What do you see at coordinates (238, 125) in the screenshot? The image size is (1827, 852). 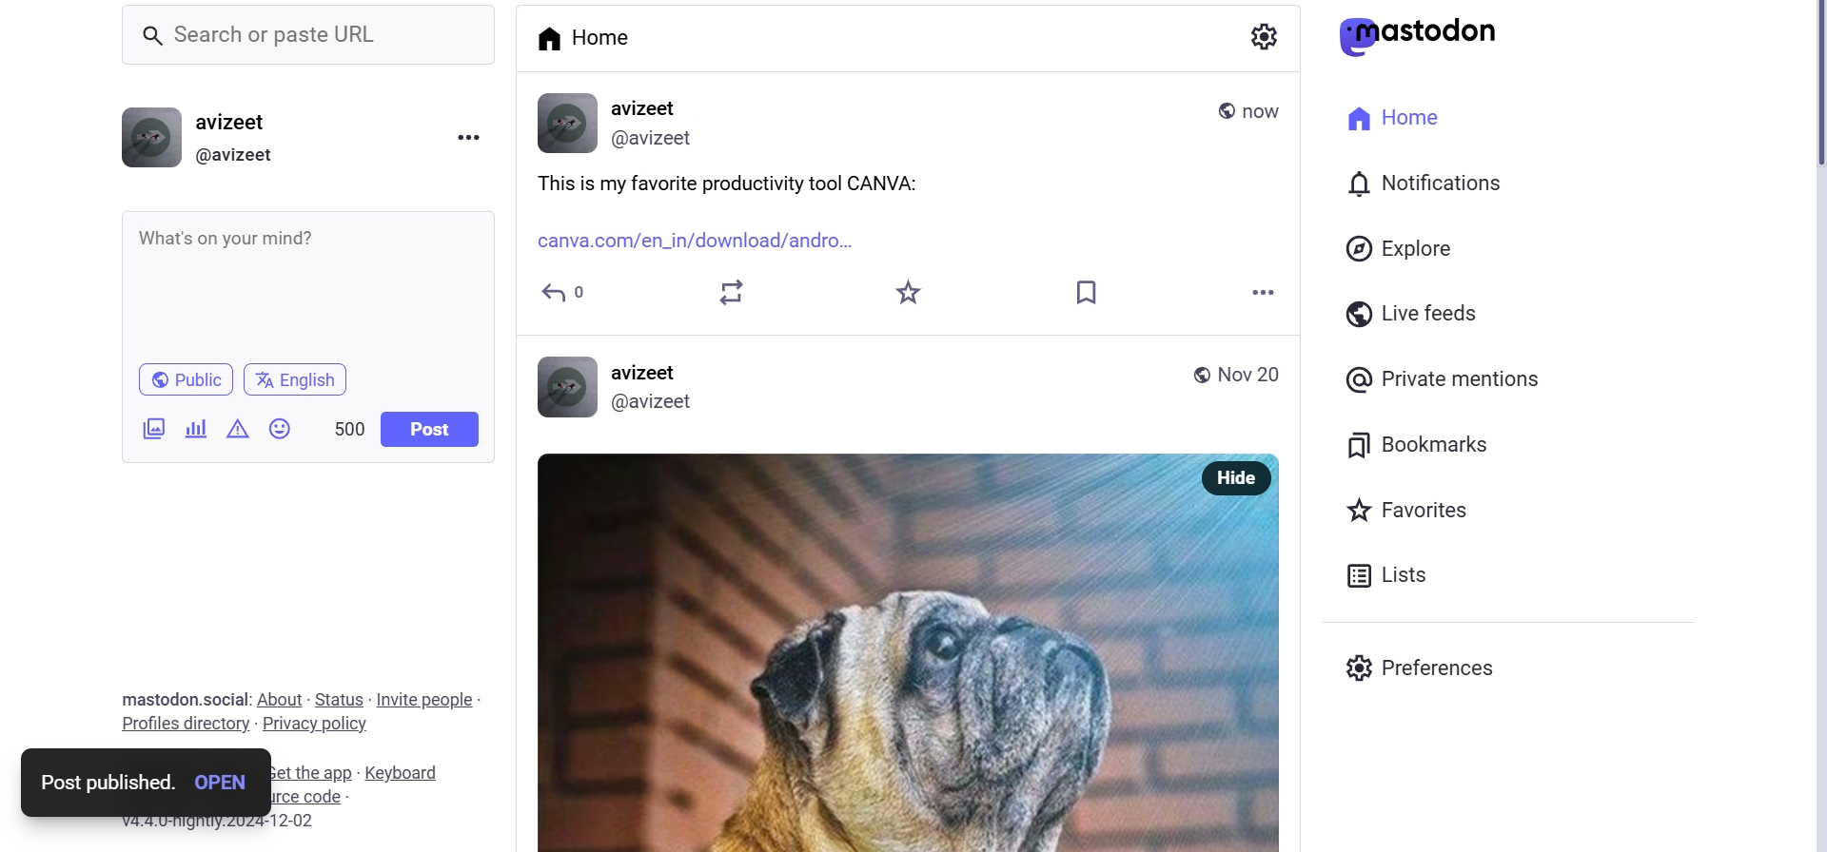 I see `avizeet` at bounding box center [238, 125].